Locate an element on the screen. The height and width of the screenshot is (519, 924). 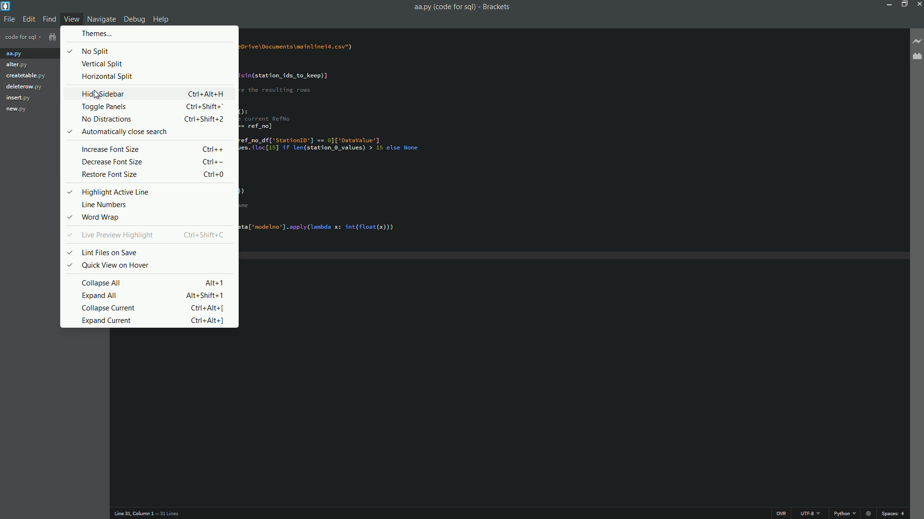
keyboard shortcut is located at coordinates (205, 106).